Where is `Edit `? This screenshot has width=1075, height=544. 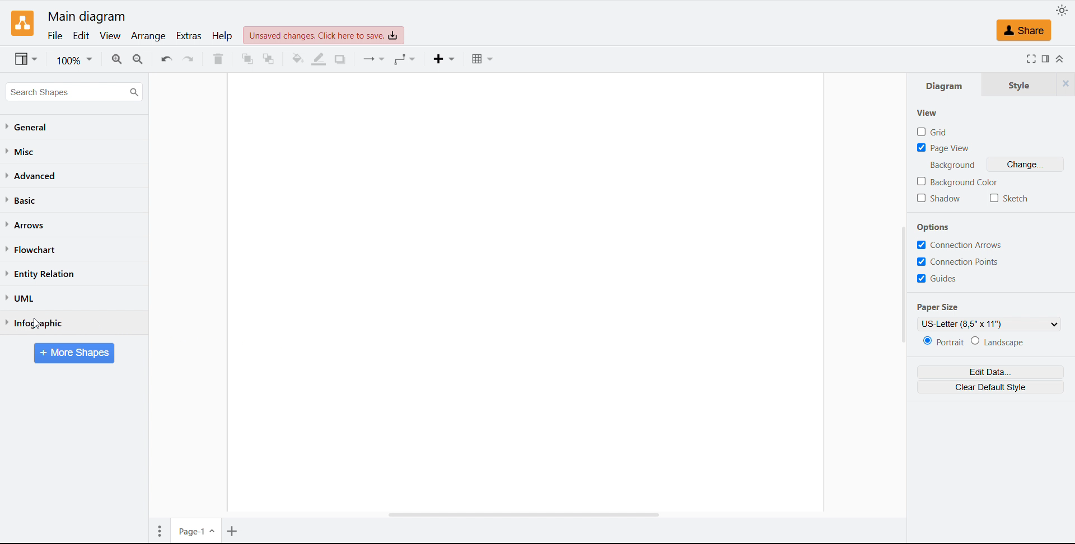
Edit  is located at coordinates (80, 36).